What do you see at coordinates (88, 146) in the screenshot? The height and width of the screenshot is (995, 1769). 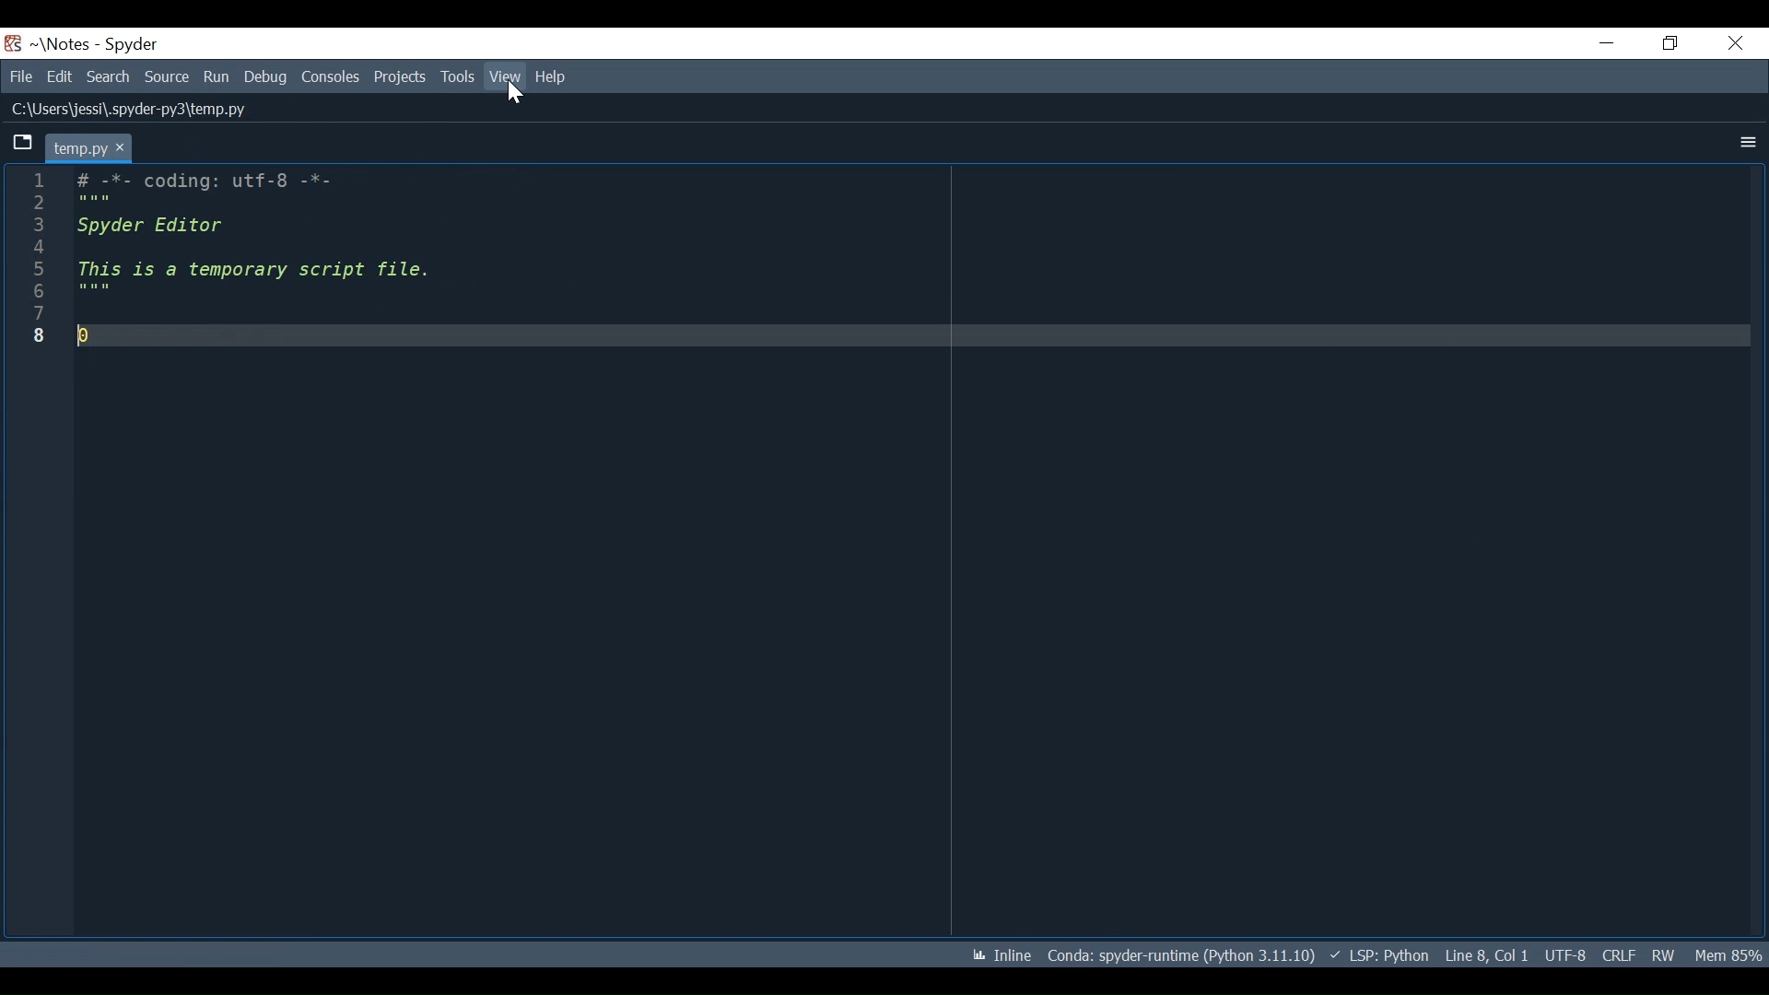 I see `temp.py` at bounding box center [88, 146].